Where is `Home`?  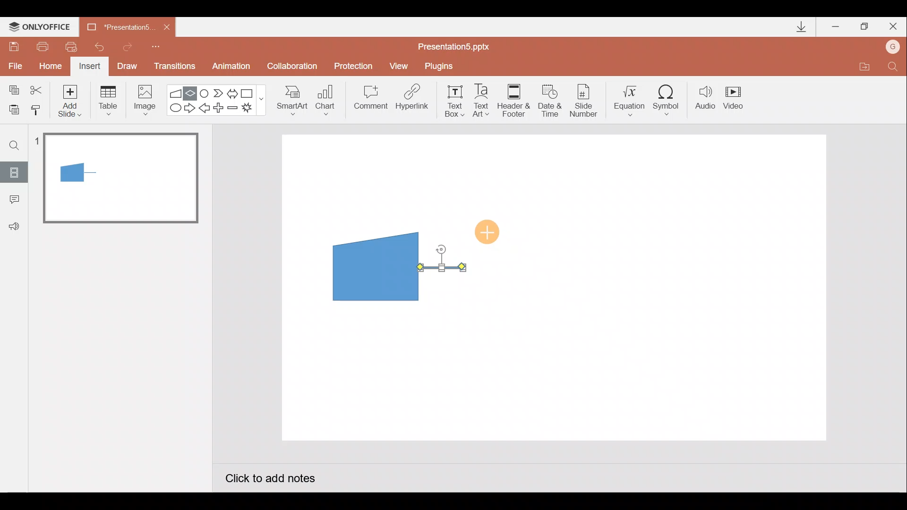
Home is located at coordinates (48, 64).